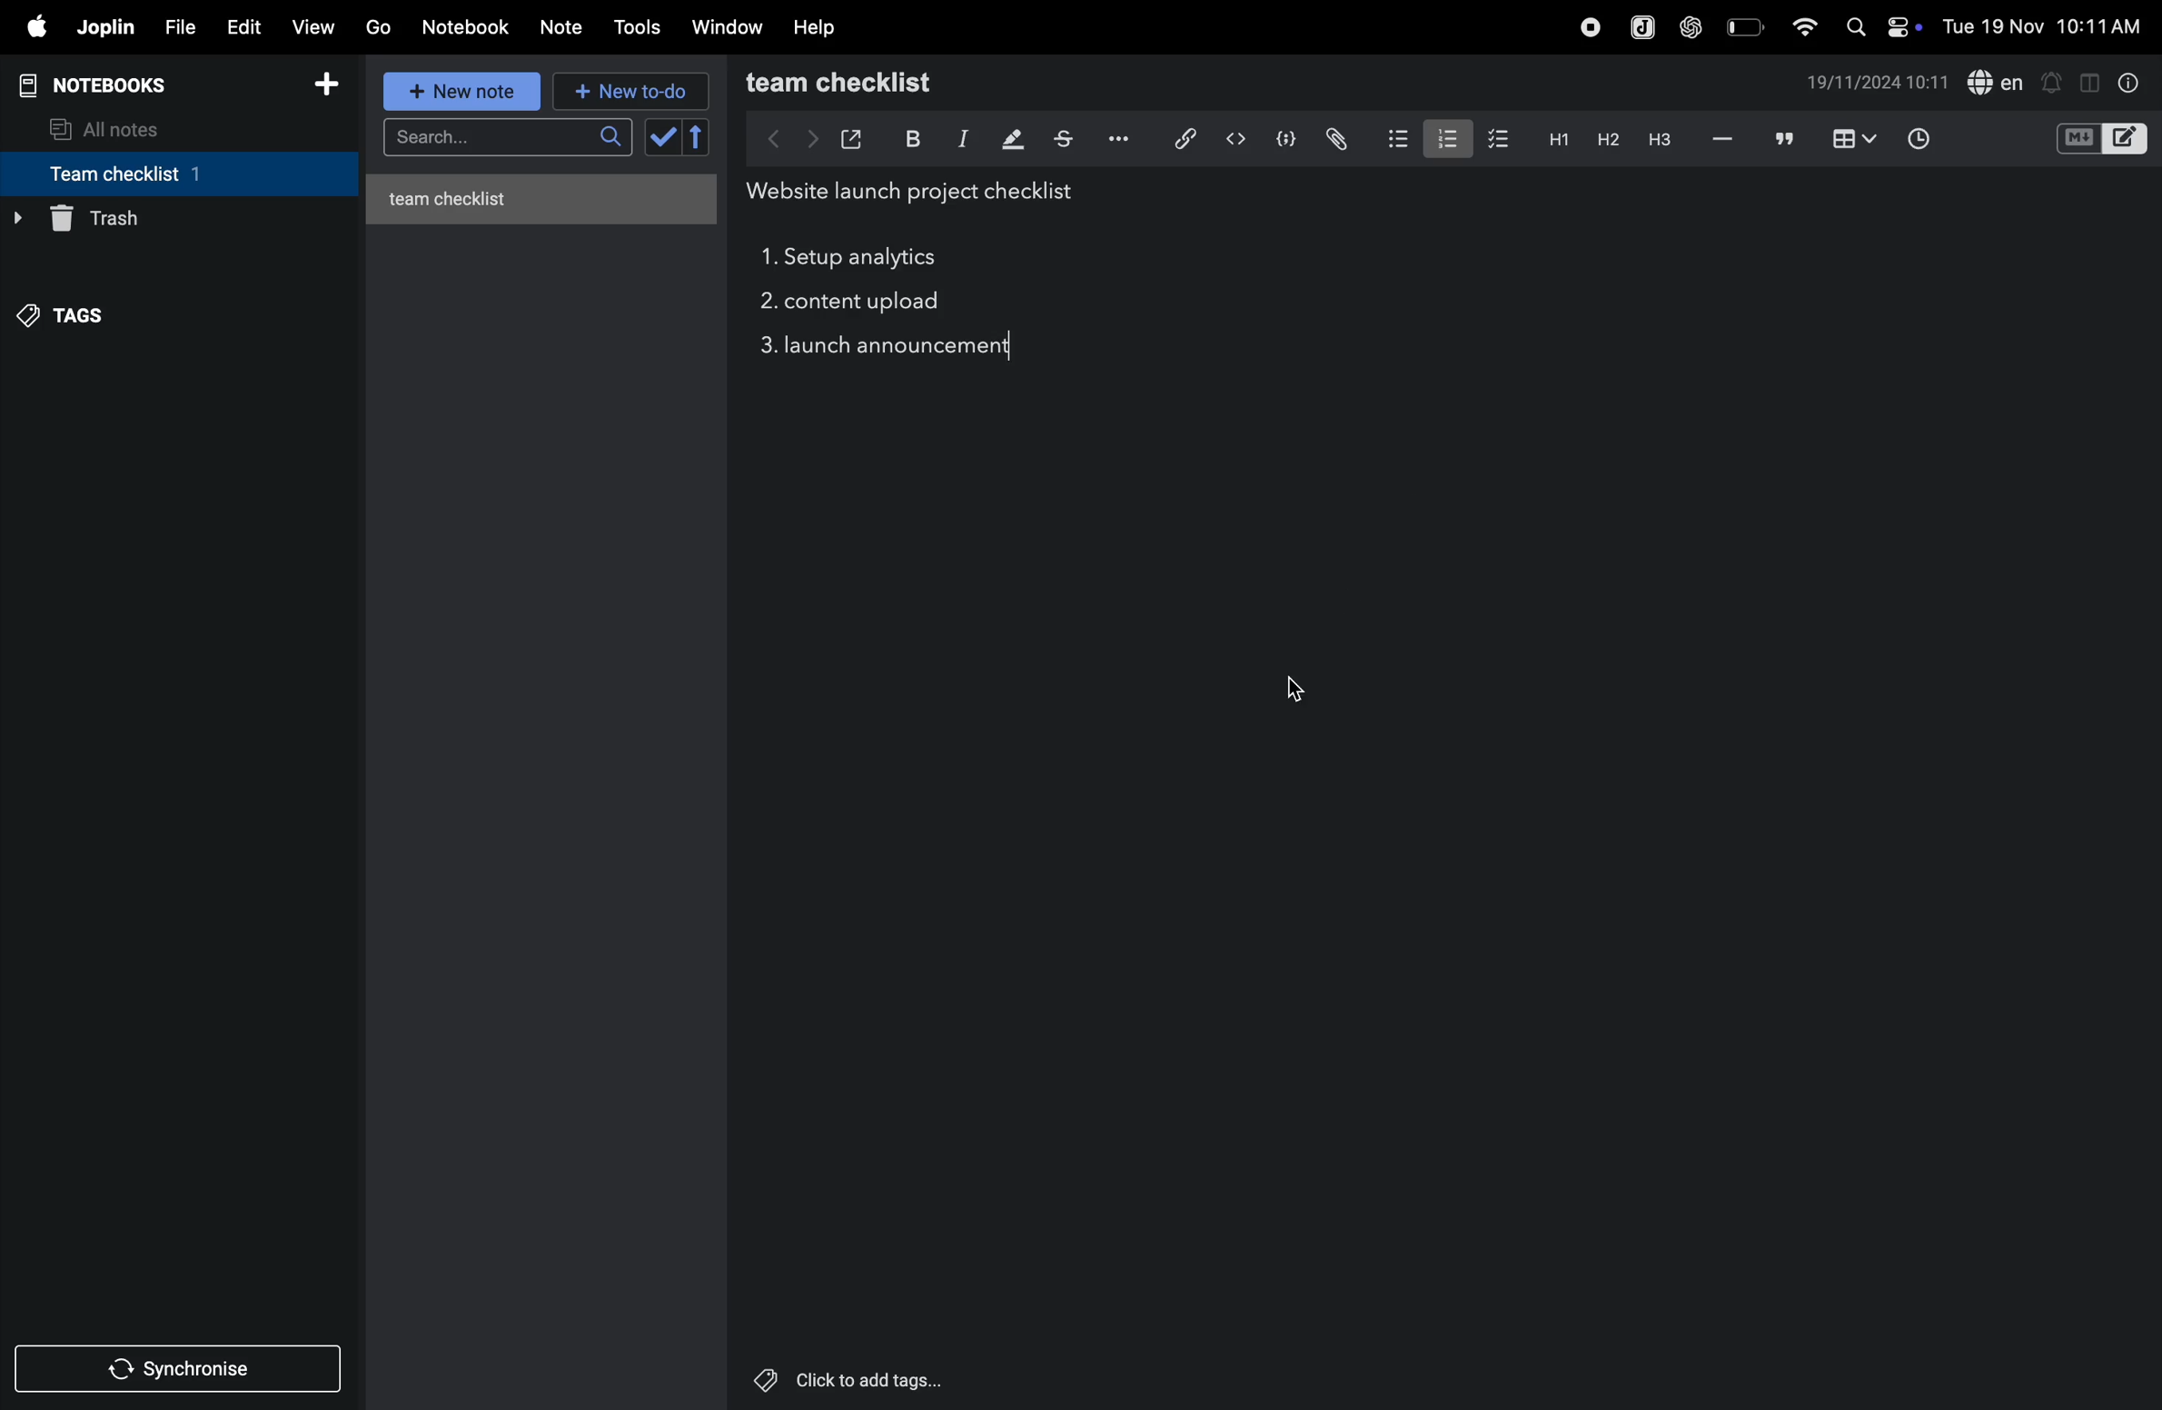 The height and width of the screenshot is (1410, 2162). What do you see at coordinates (172, 219) in the screenshot?
I see `trash` at bounding box center [172, 219].